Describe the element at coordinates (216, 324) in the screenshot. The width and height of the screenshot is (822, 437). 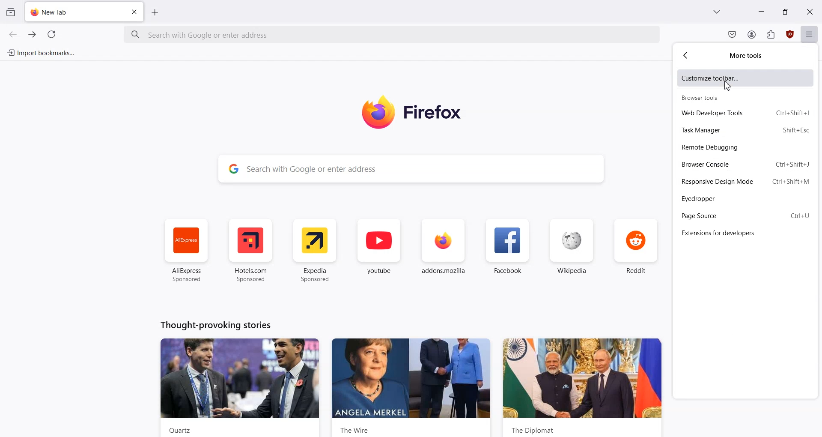
I see `Text` at that location.